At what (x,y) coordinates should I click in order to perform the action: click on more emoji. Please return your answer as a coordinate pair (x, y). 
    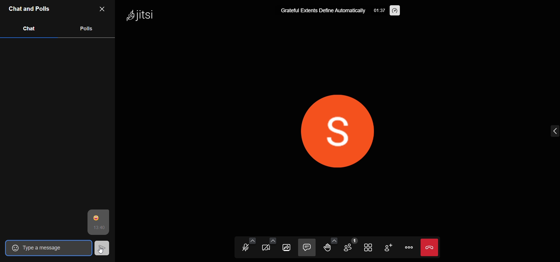
    Looking at the image, I should click on (335, 240).